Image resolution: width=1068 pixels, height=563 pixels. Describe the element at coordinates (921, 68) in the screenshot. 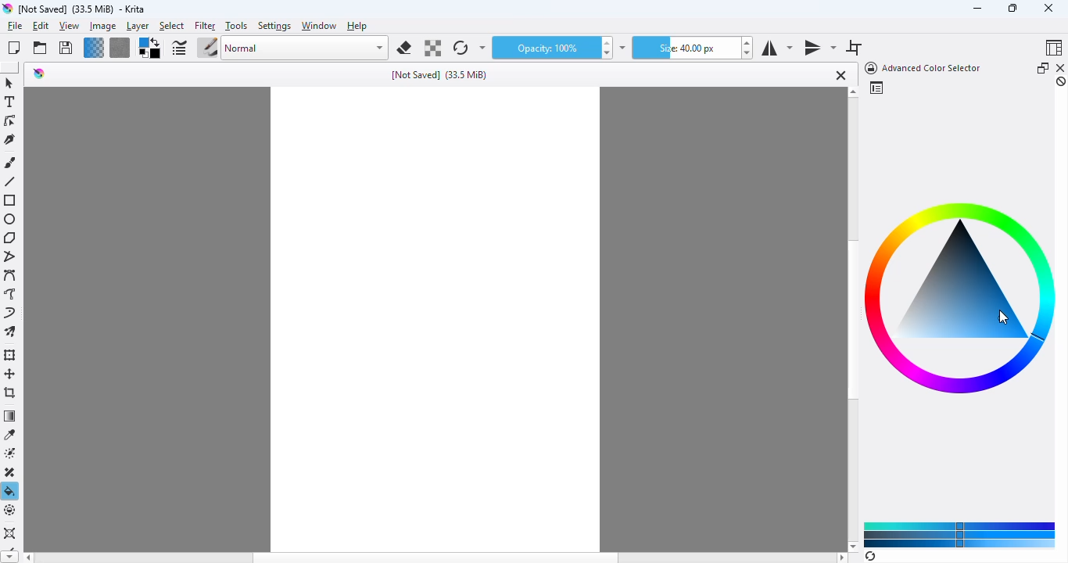

I see `advanced color selector` at that location.